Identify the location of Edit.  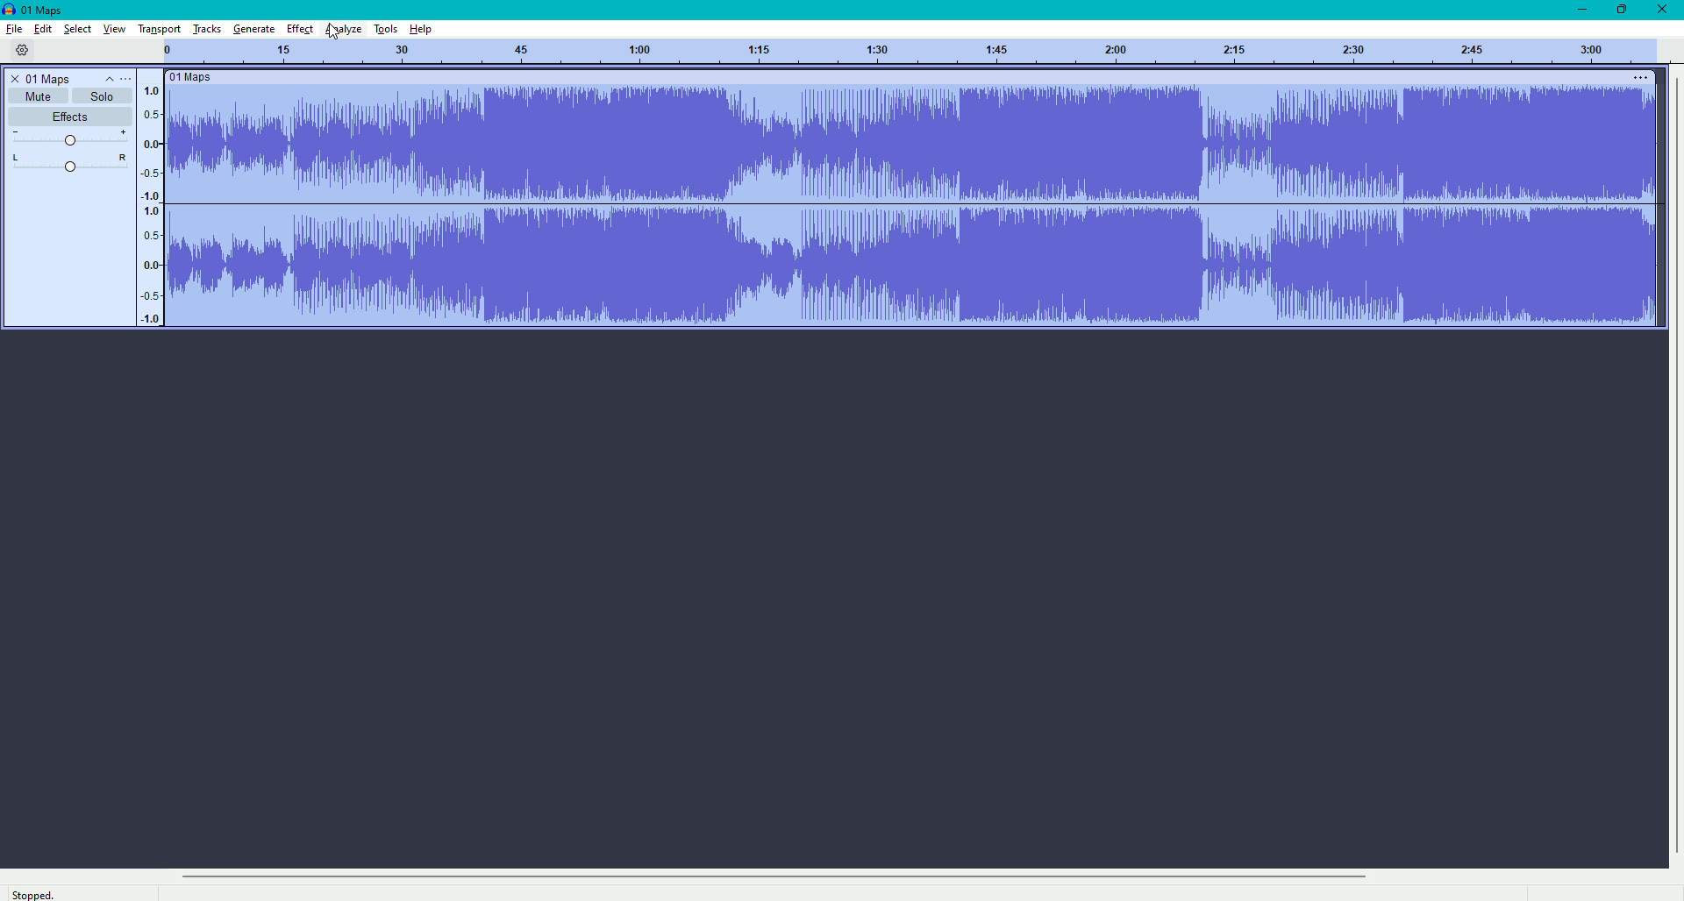
(41, 28).